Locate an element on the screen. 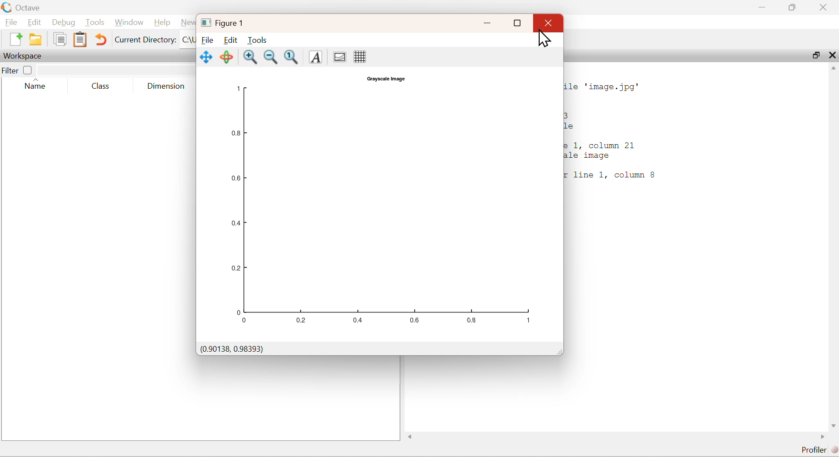 The width and height of the screenshot is (839, 457). Maximize is located at coordinates (796, 7).